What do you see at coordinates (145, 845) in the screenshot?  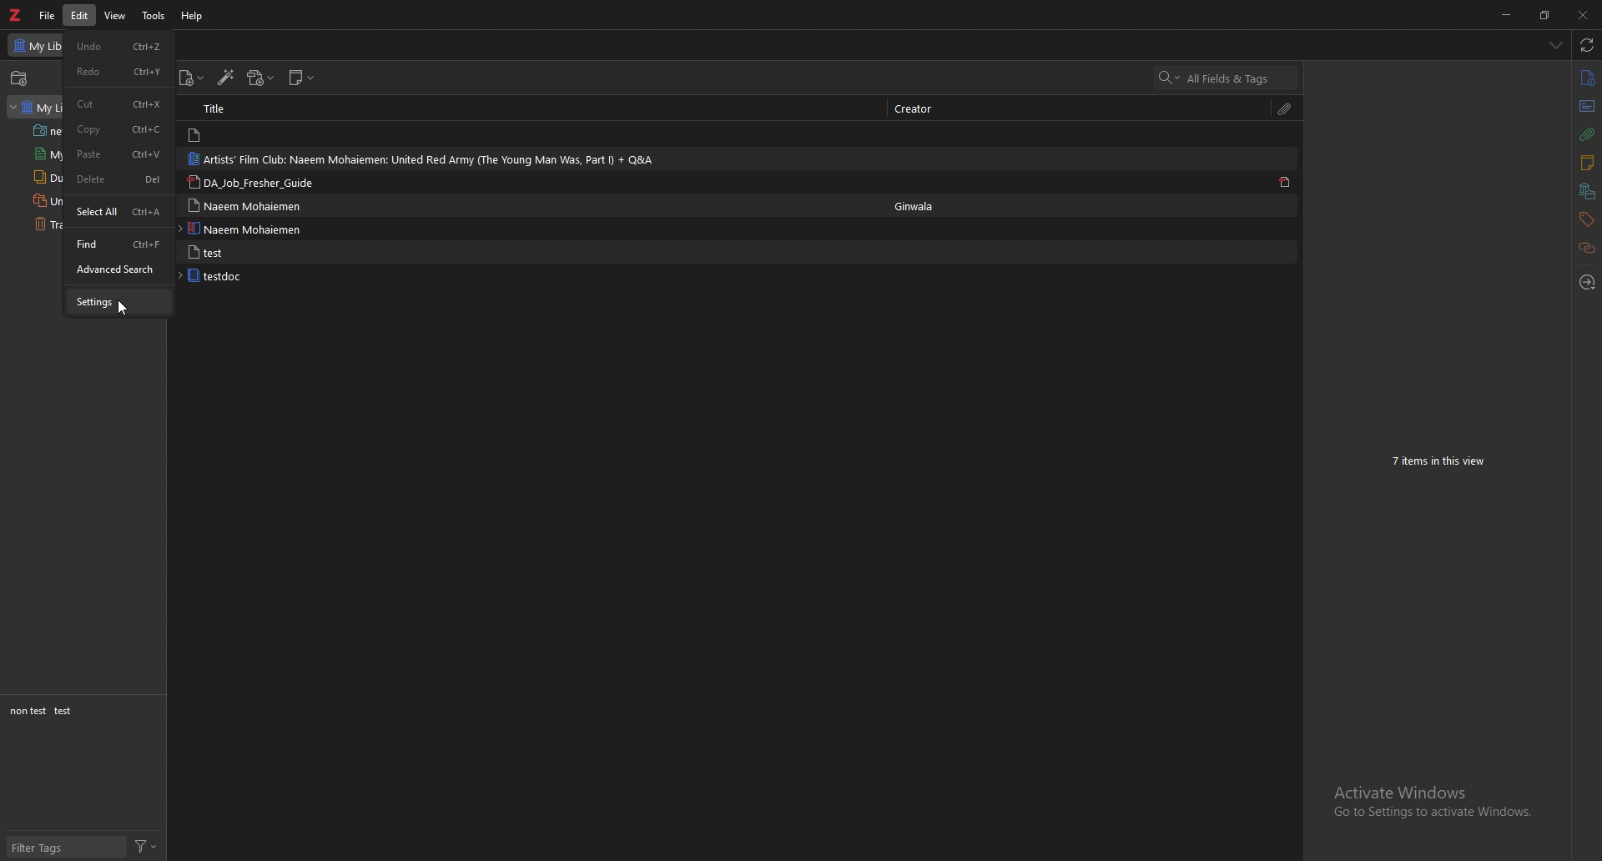 I see `filter` at bounding box center [145, 845].